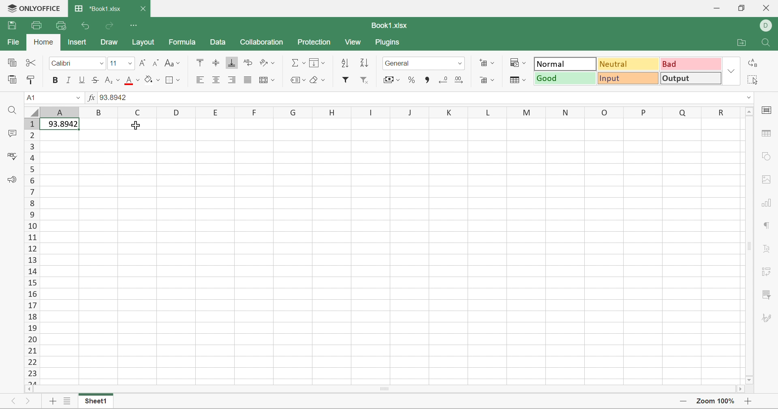  What do you see at coordinates (767, 225) in the screenshot?
I see `paragraph settings` at bounding box center [767, 225].